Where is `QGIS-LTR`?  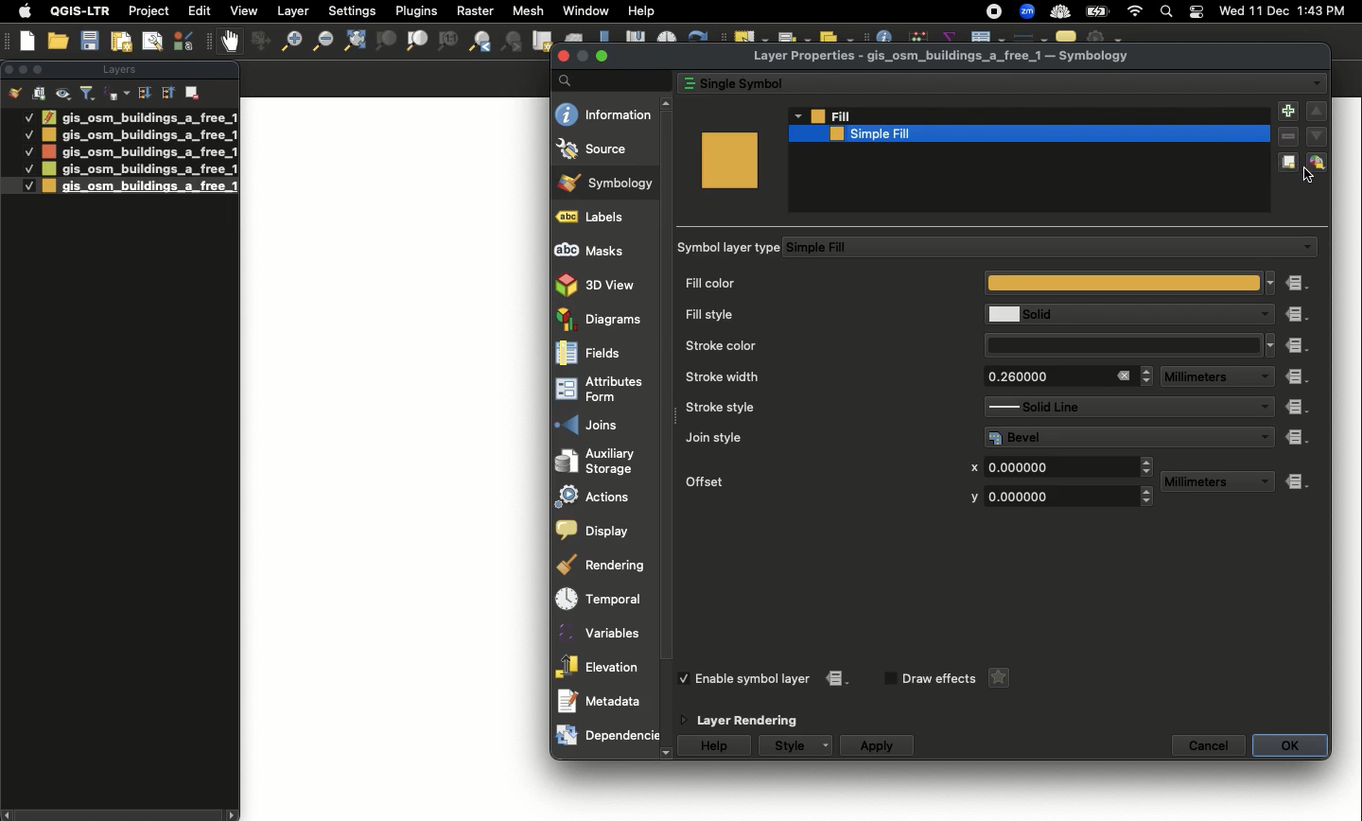 QGIS-LTR is located at coordinates (80, 10).